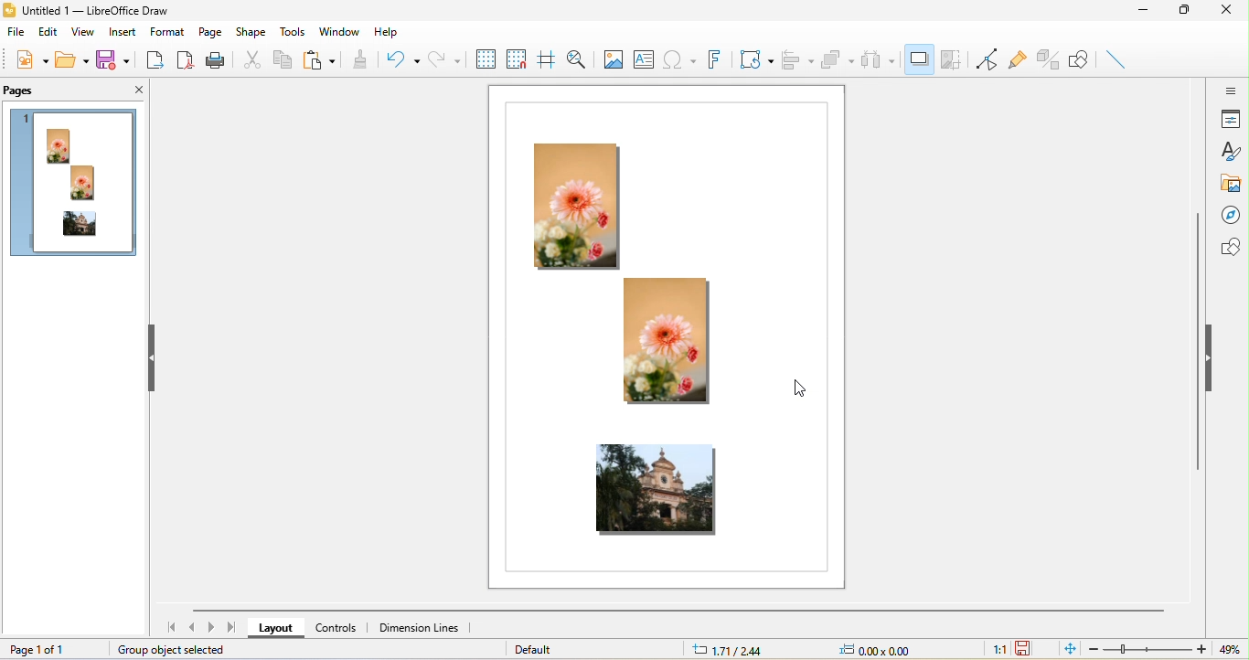  What do you see at coordinates (755, 58) in the screenshot?
I see `transformation` at bounding box center [755, 58].